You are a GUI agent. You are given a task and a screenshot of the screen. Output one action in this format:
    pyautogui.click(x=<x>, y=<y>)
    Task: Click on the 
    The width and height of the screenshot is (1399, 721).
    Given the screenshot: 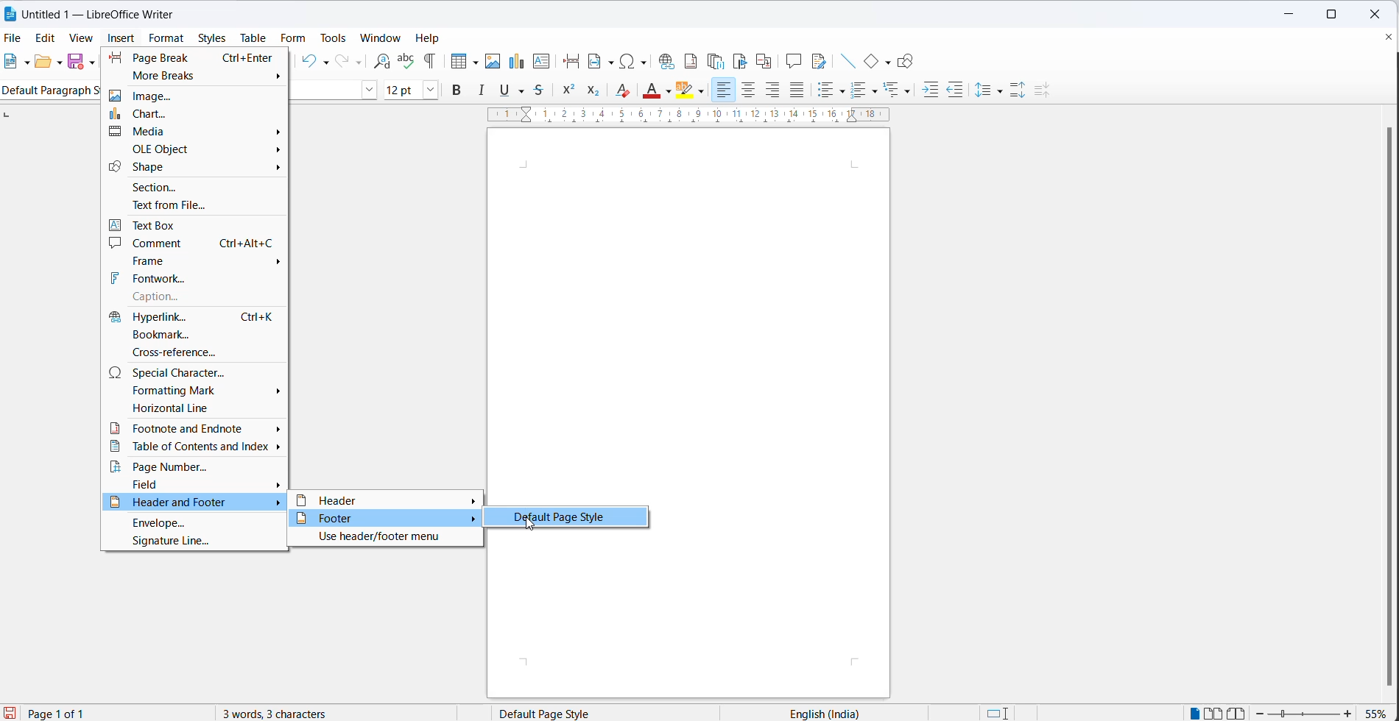 What is the action you would take?
    pyautogui.click(x=198, y=502)
    